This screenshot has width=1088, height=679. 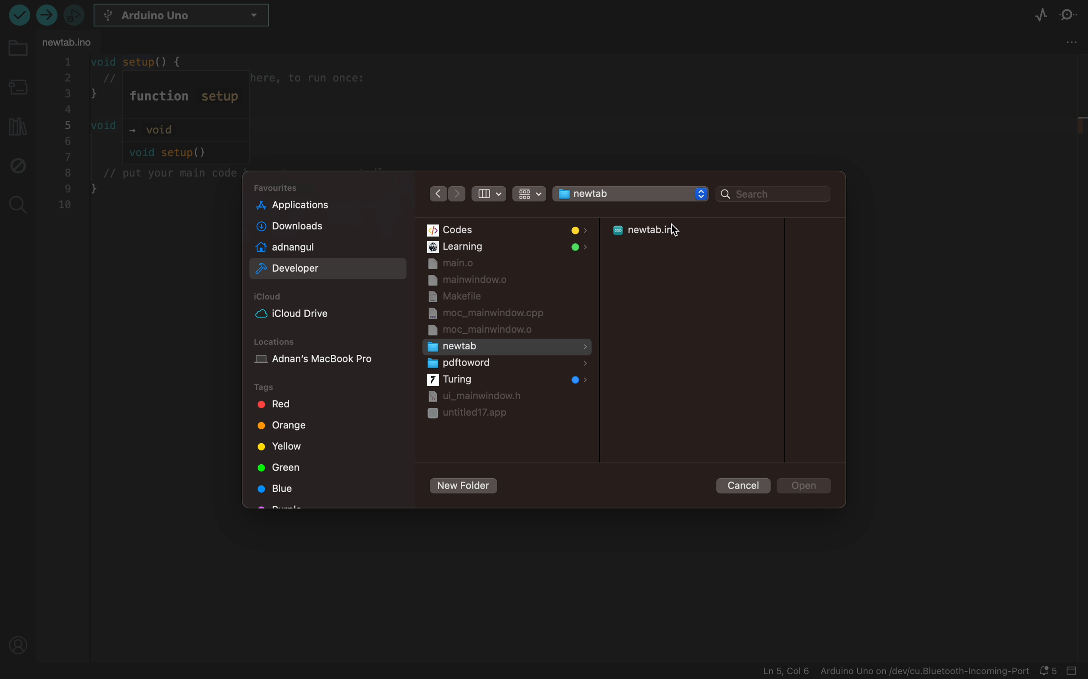 What do you see at coordinates (18, 14) in the screenshot?
I see `upload` at bounding box center [18, 14].